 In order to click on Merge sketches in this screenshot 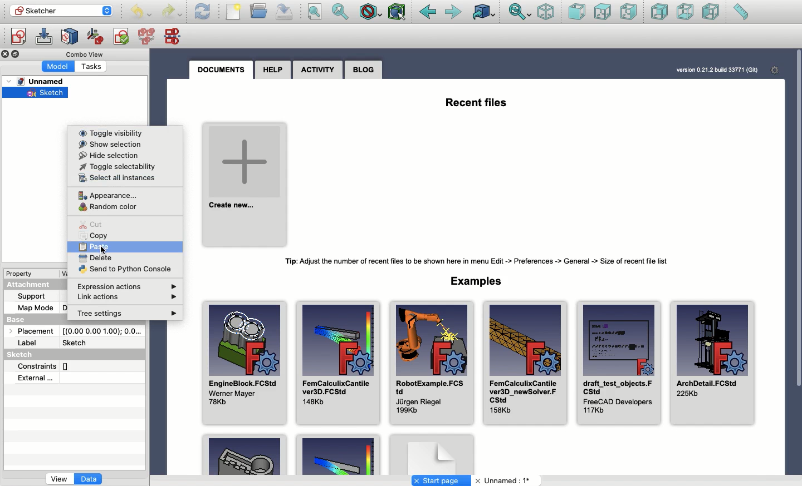, I will do `click(148, 37)`.